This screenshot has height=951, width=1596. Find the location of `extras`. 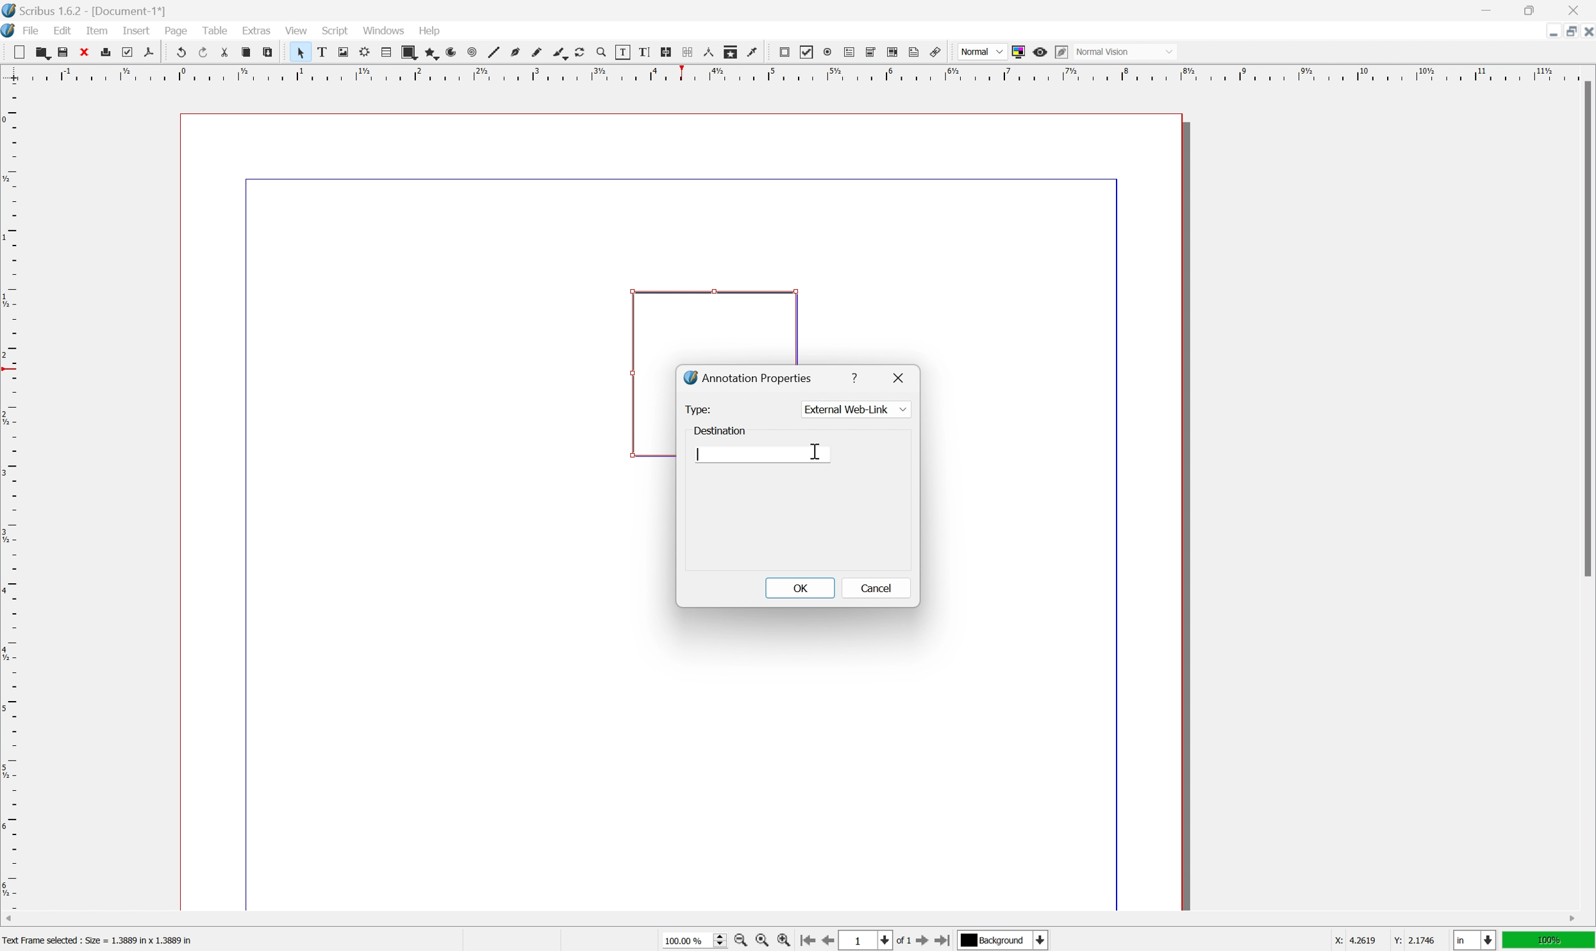

extras is located at coordinates (256, 29).